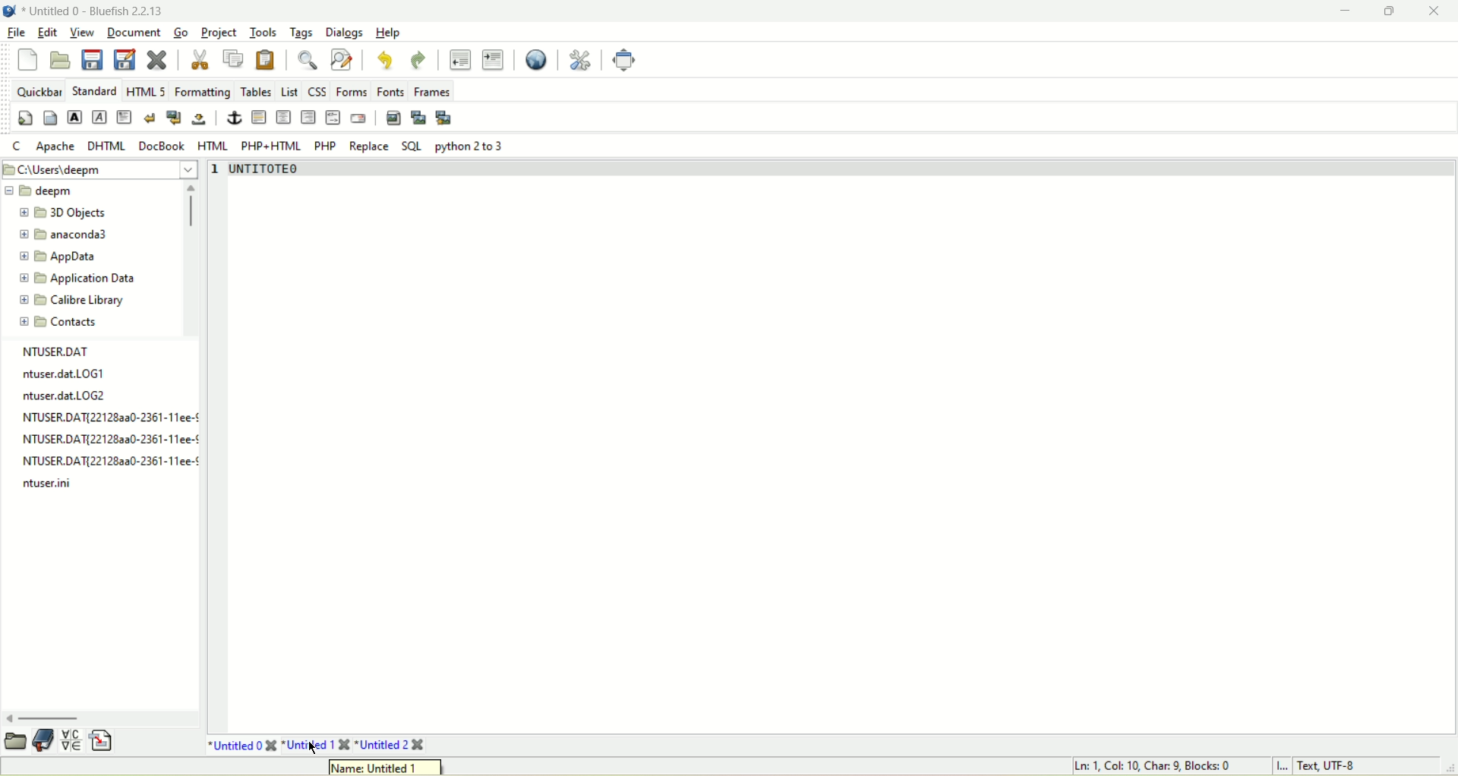 This screenshot has height=776, width=1458. Describe the element at coordinates (13, 32) in the screenshot. I see `file ` at that location.